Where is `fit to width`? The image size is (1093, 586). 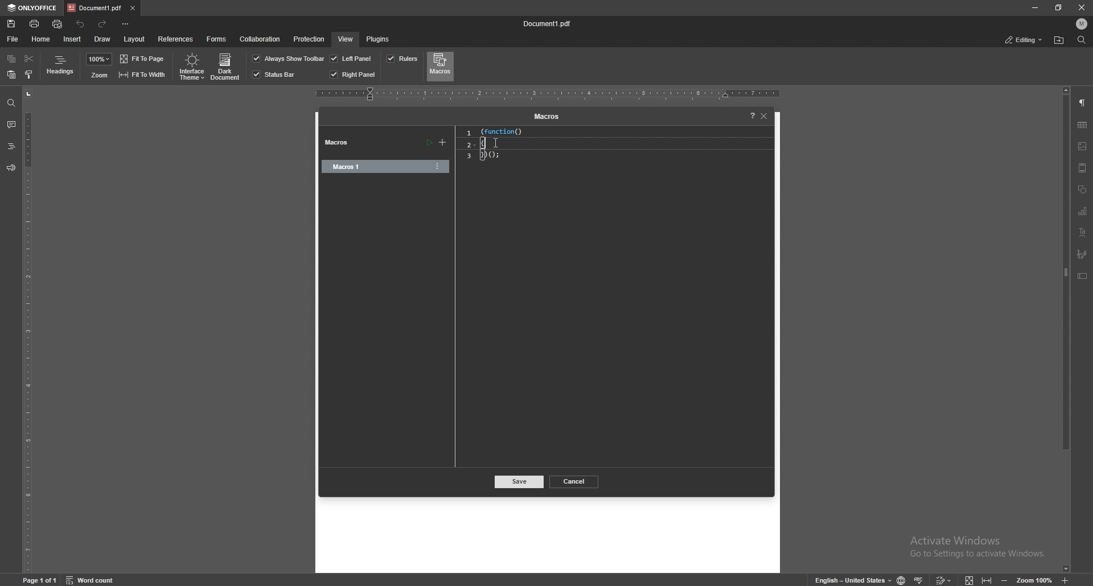 fit to width is located at coordinates (142, 74).